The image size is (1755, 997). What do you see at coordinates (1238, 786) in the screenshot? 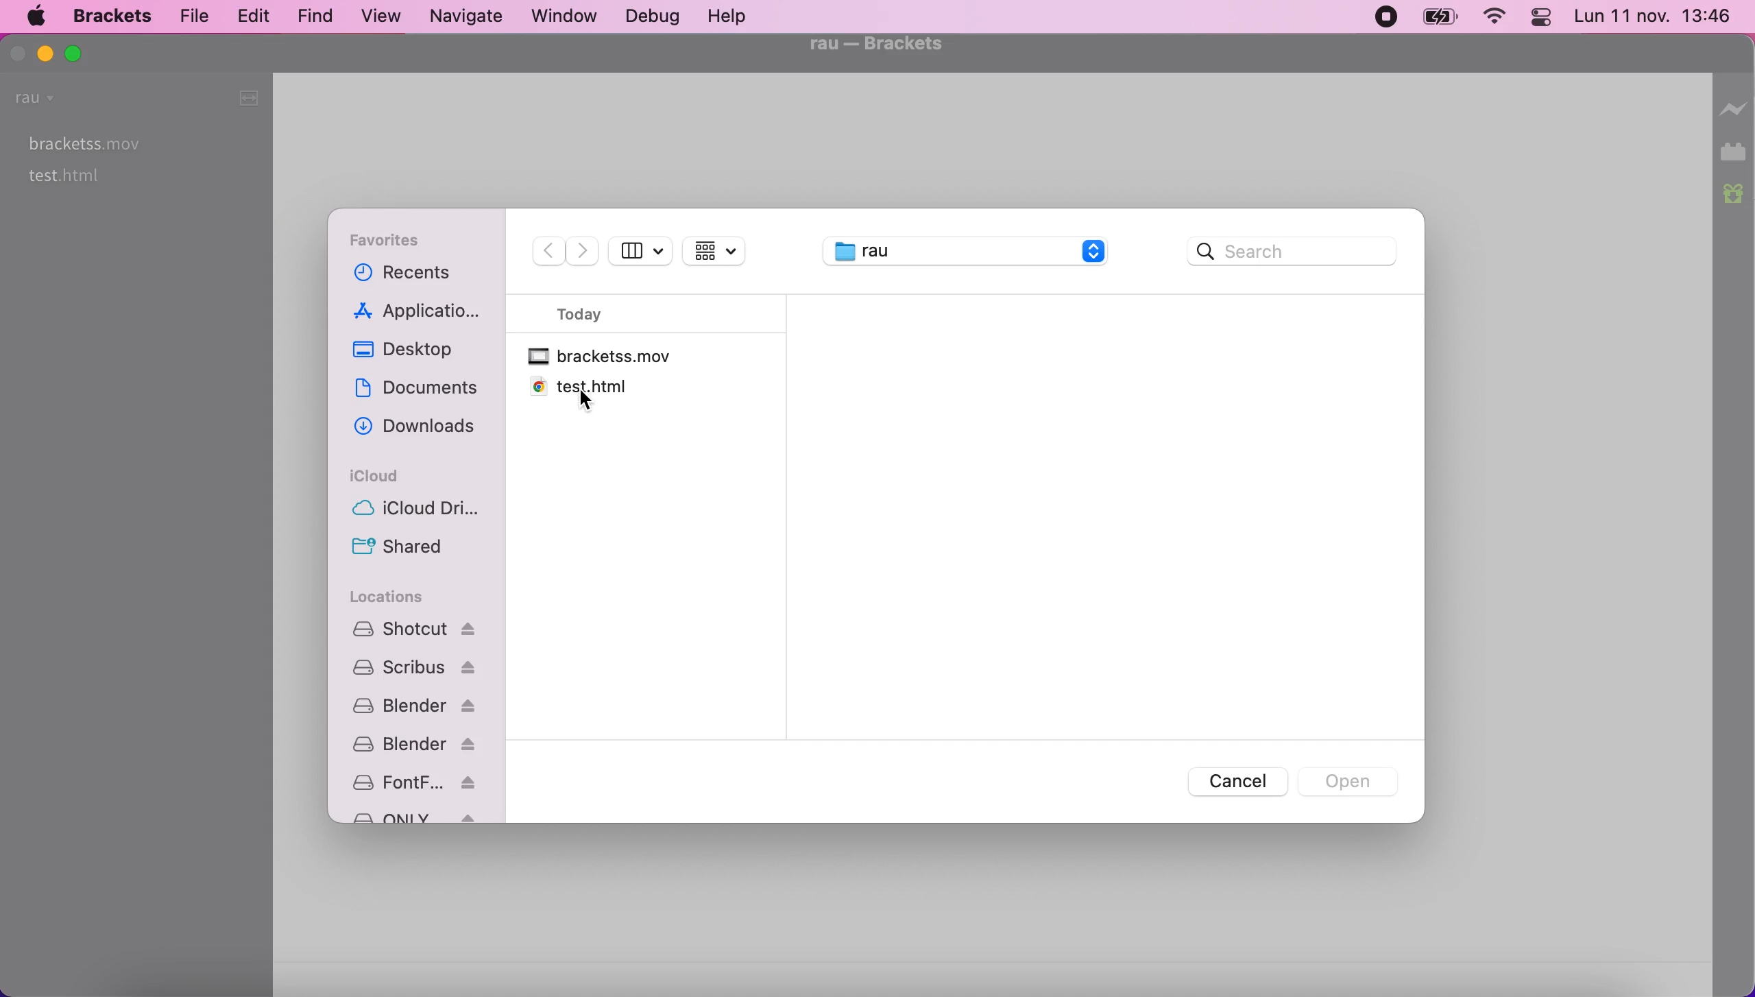
I see `cancel` at bounding box center [1238, 786].